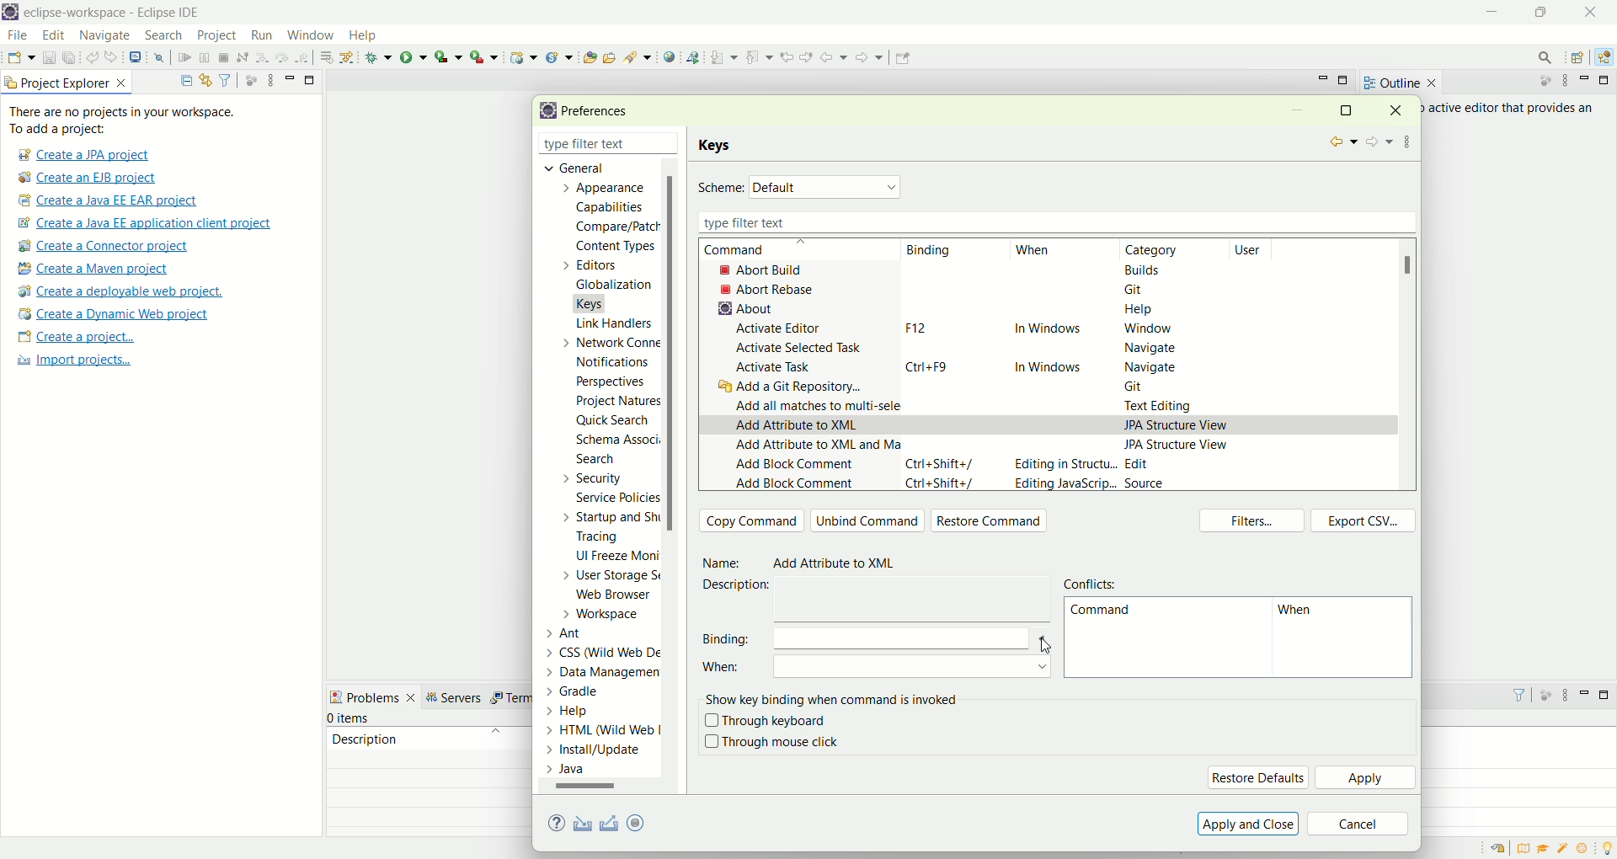 Image resolution: width=1617 pixels, height=859 pixels. What do you see at coordinates (545, 111) in the screenshot?
I see `logo` at bounding box center [545, 111].